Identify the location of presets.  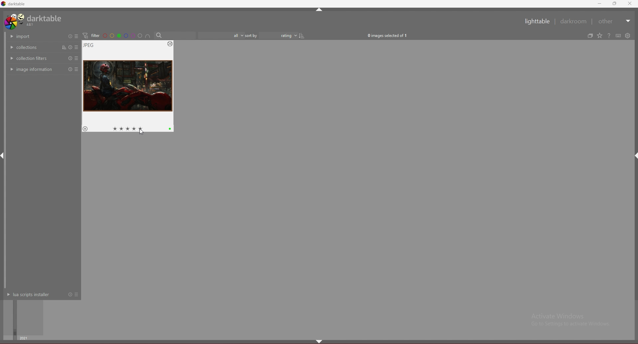
(76, 36).